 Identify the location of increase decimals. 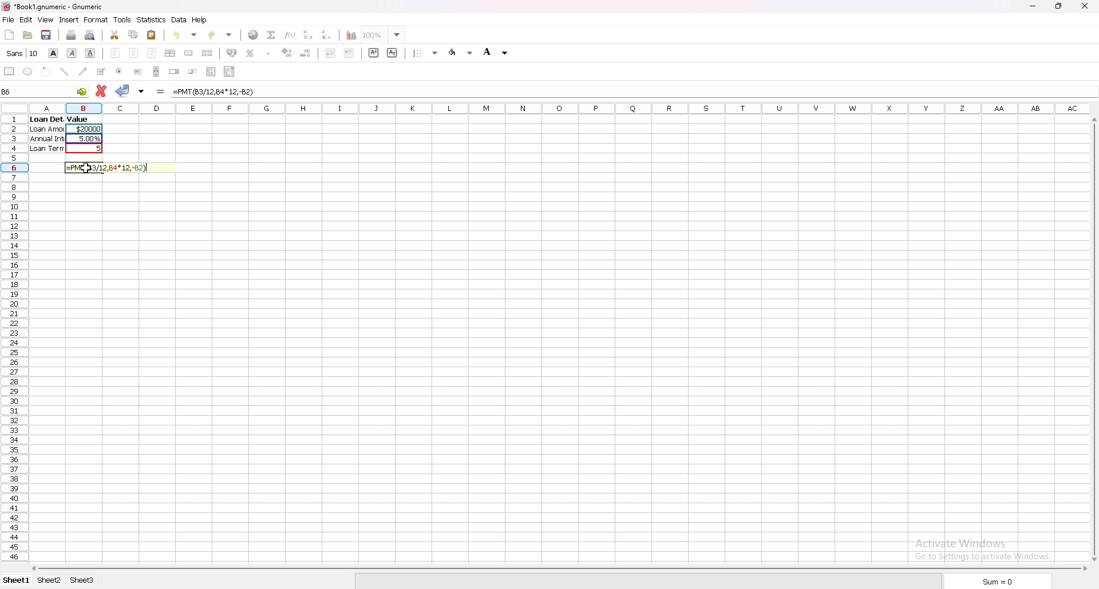
(287, 53).